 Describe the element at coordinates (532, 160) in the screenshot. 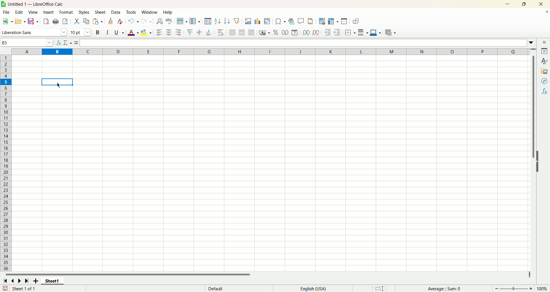

I see `vertical scroll bar` at that location.